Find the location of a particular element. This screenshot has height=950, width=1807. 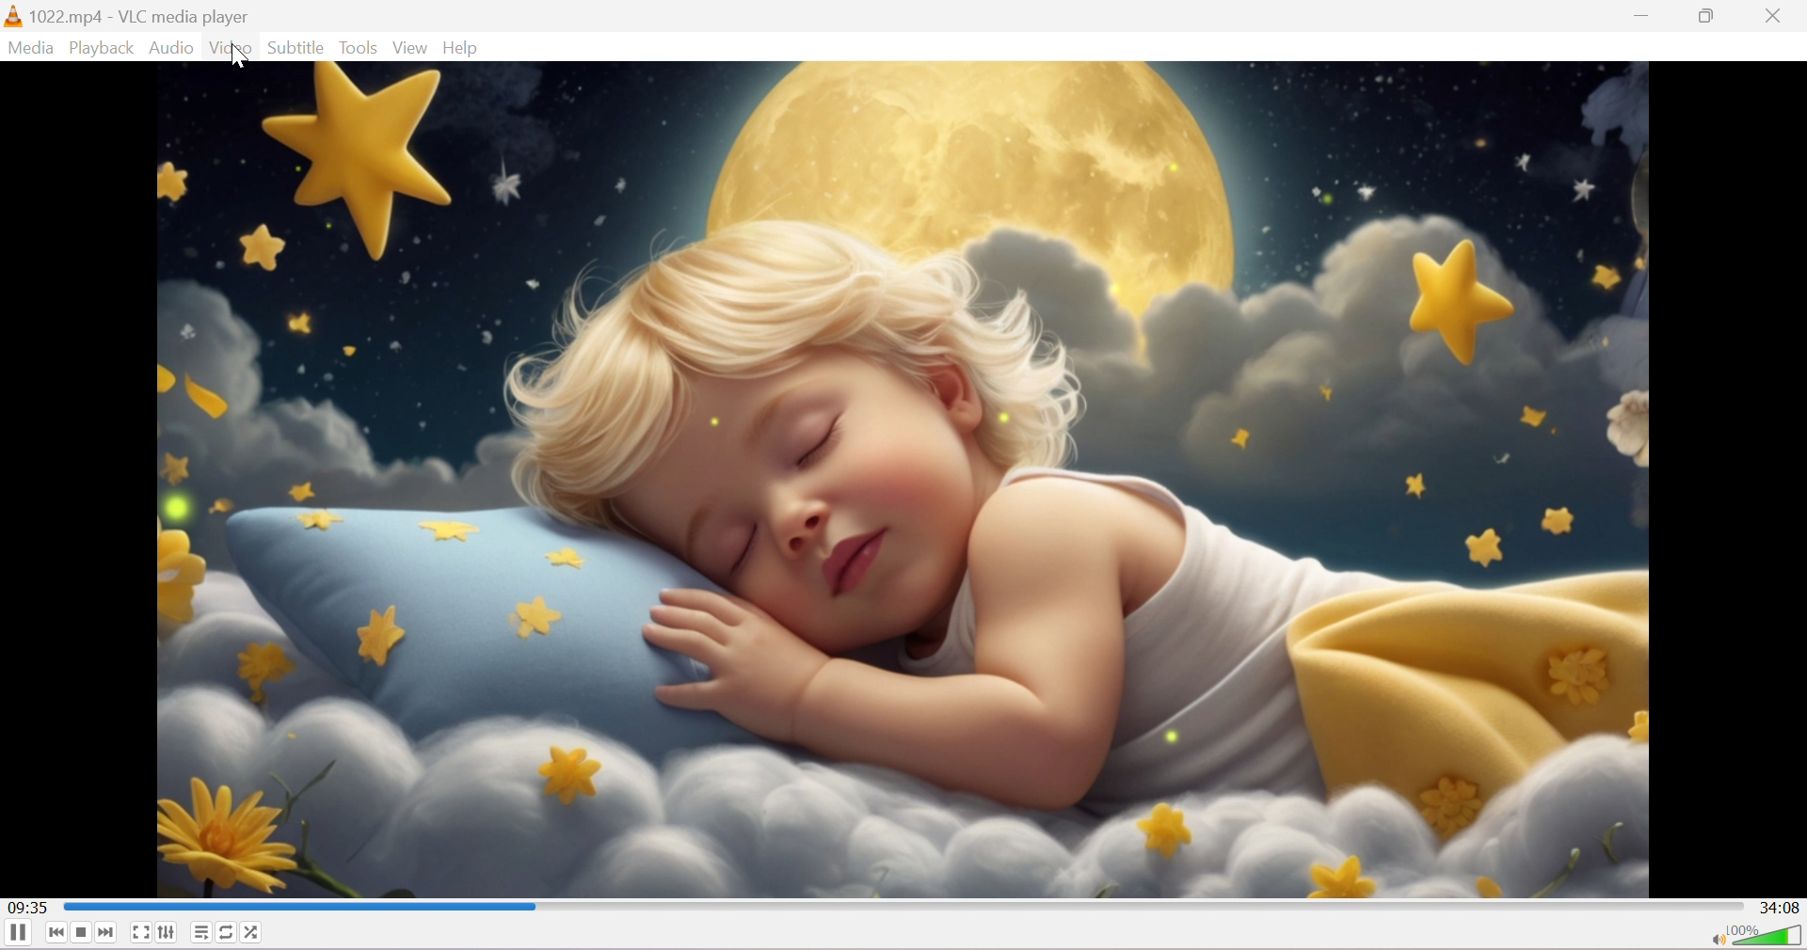

Show extended settings is located at coordinates (167, 935).